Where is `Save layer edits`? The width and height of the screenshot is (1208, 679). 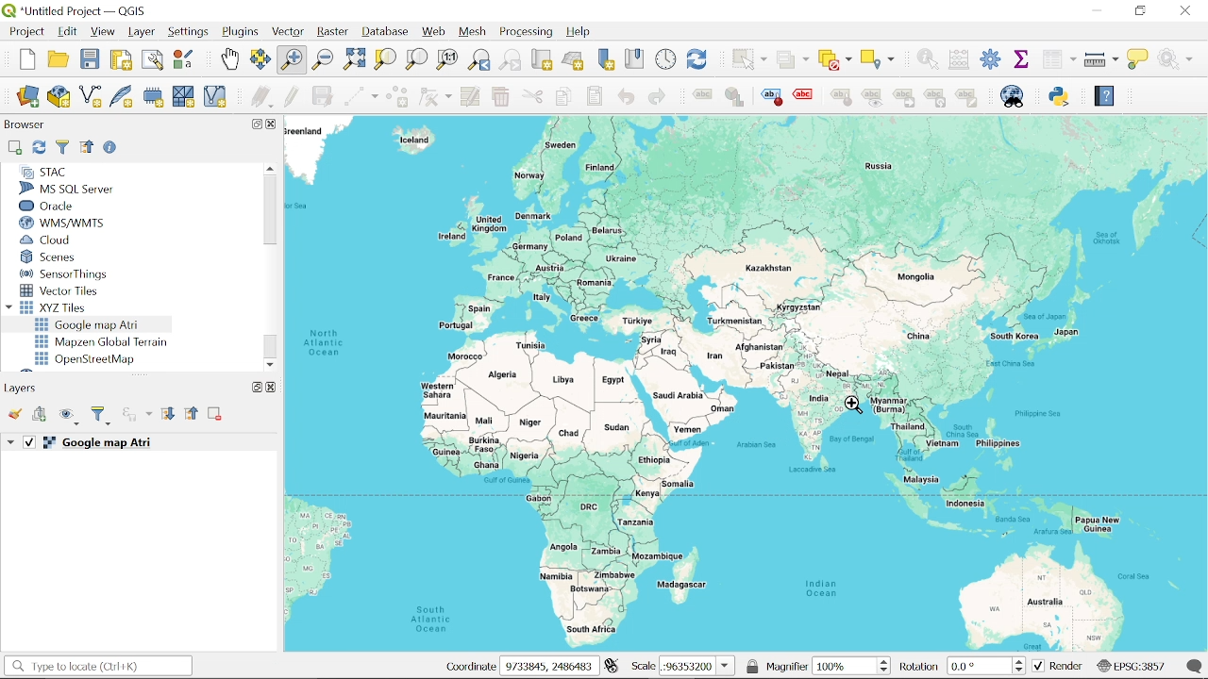 Save layer edits is located at coordinates (323, 96).